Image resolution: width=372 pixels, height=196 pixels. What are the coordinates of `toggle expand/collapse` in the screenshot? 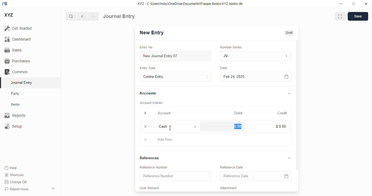 It's located at (290, 93).